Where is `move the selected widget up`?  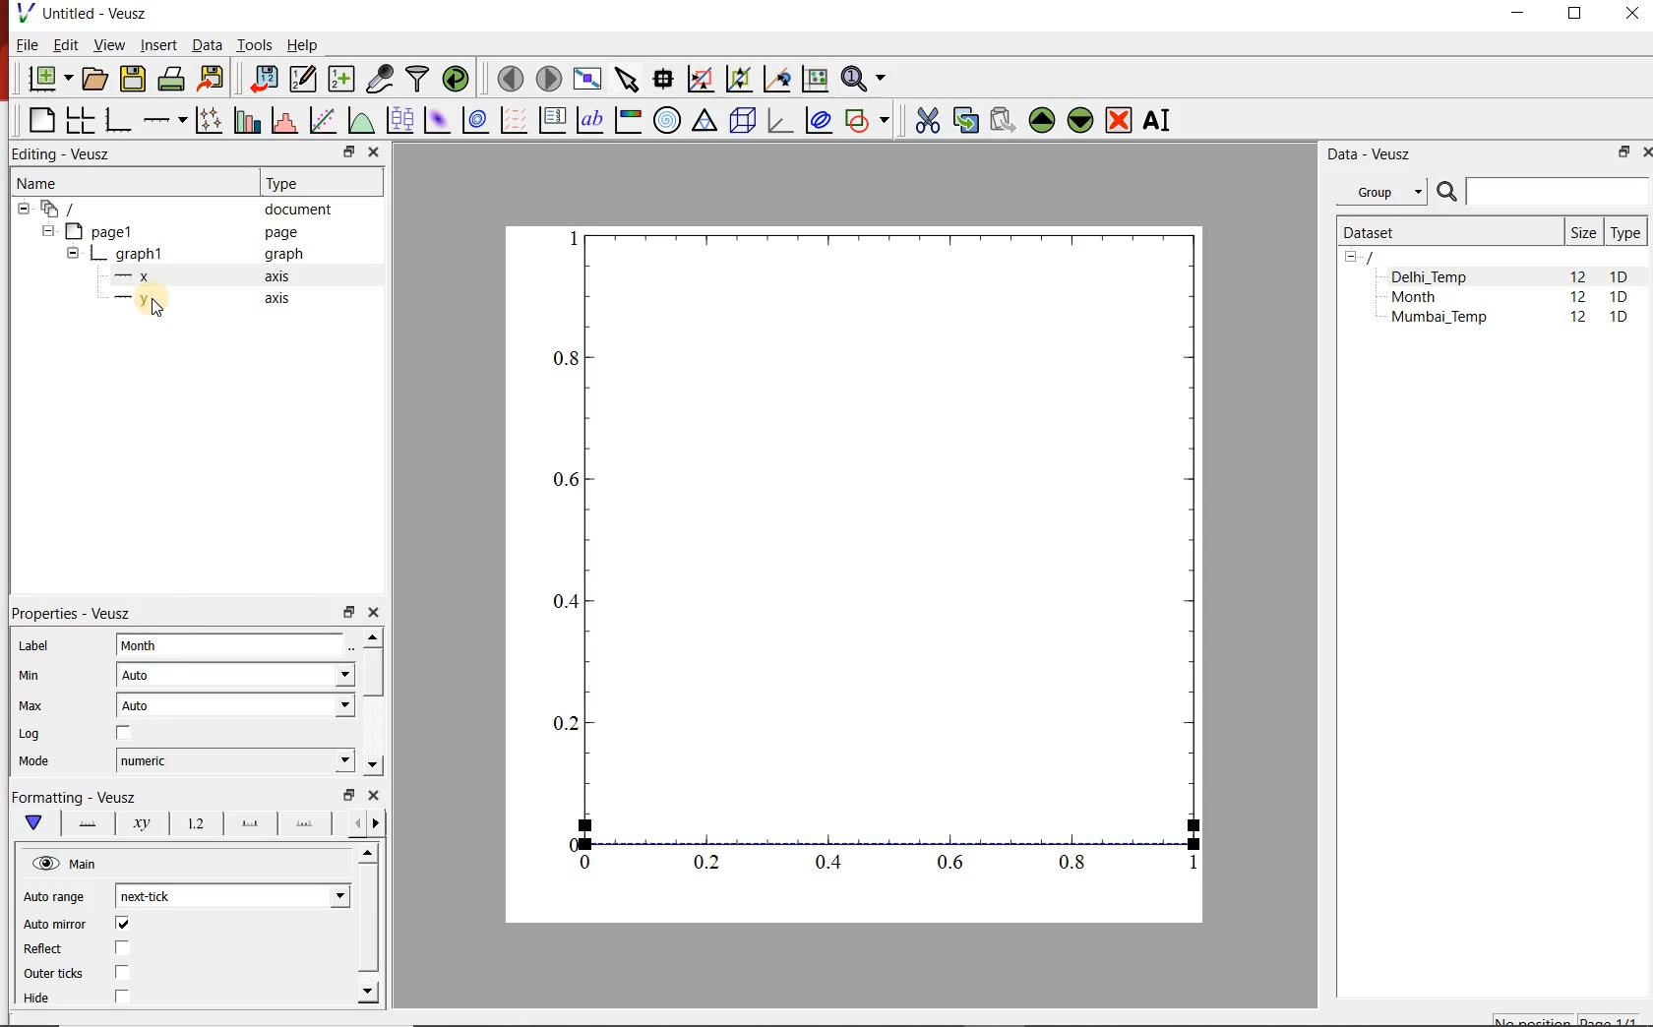
move the selected widget up is located at coordinates (1041, 120).